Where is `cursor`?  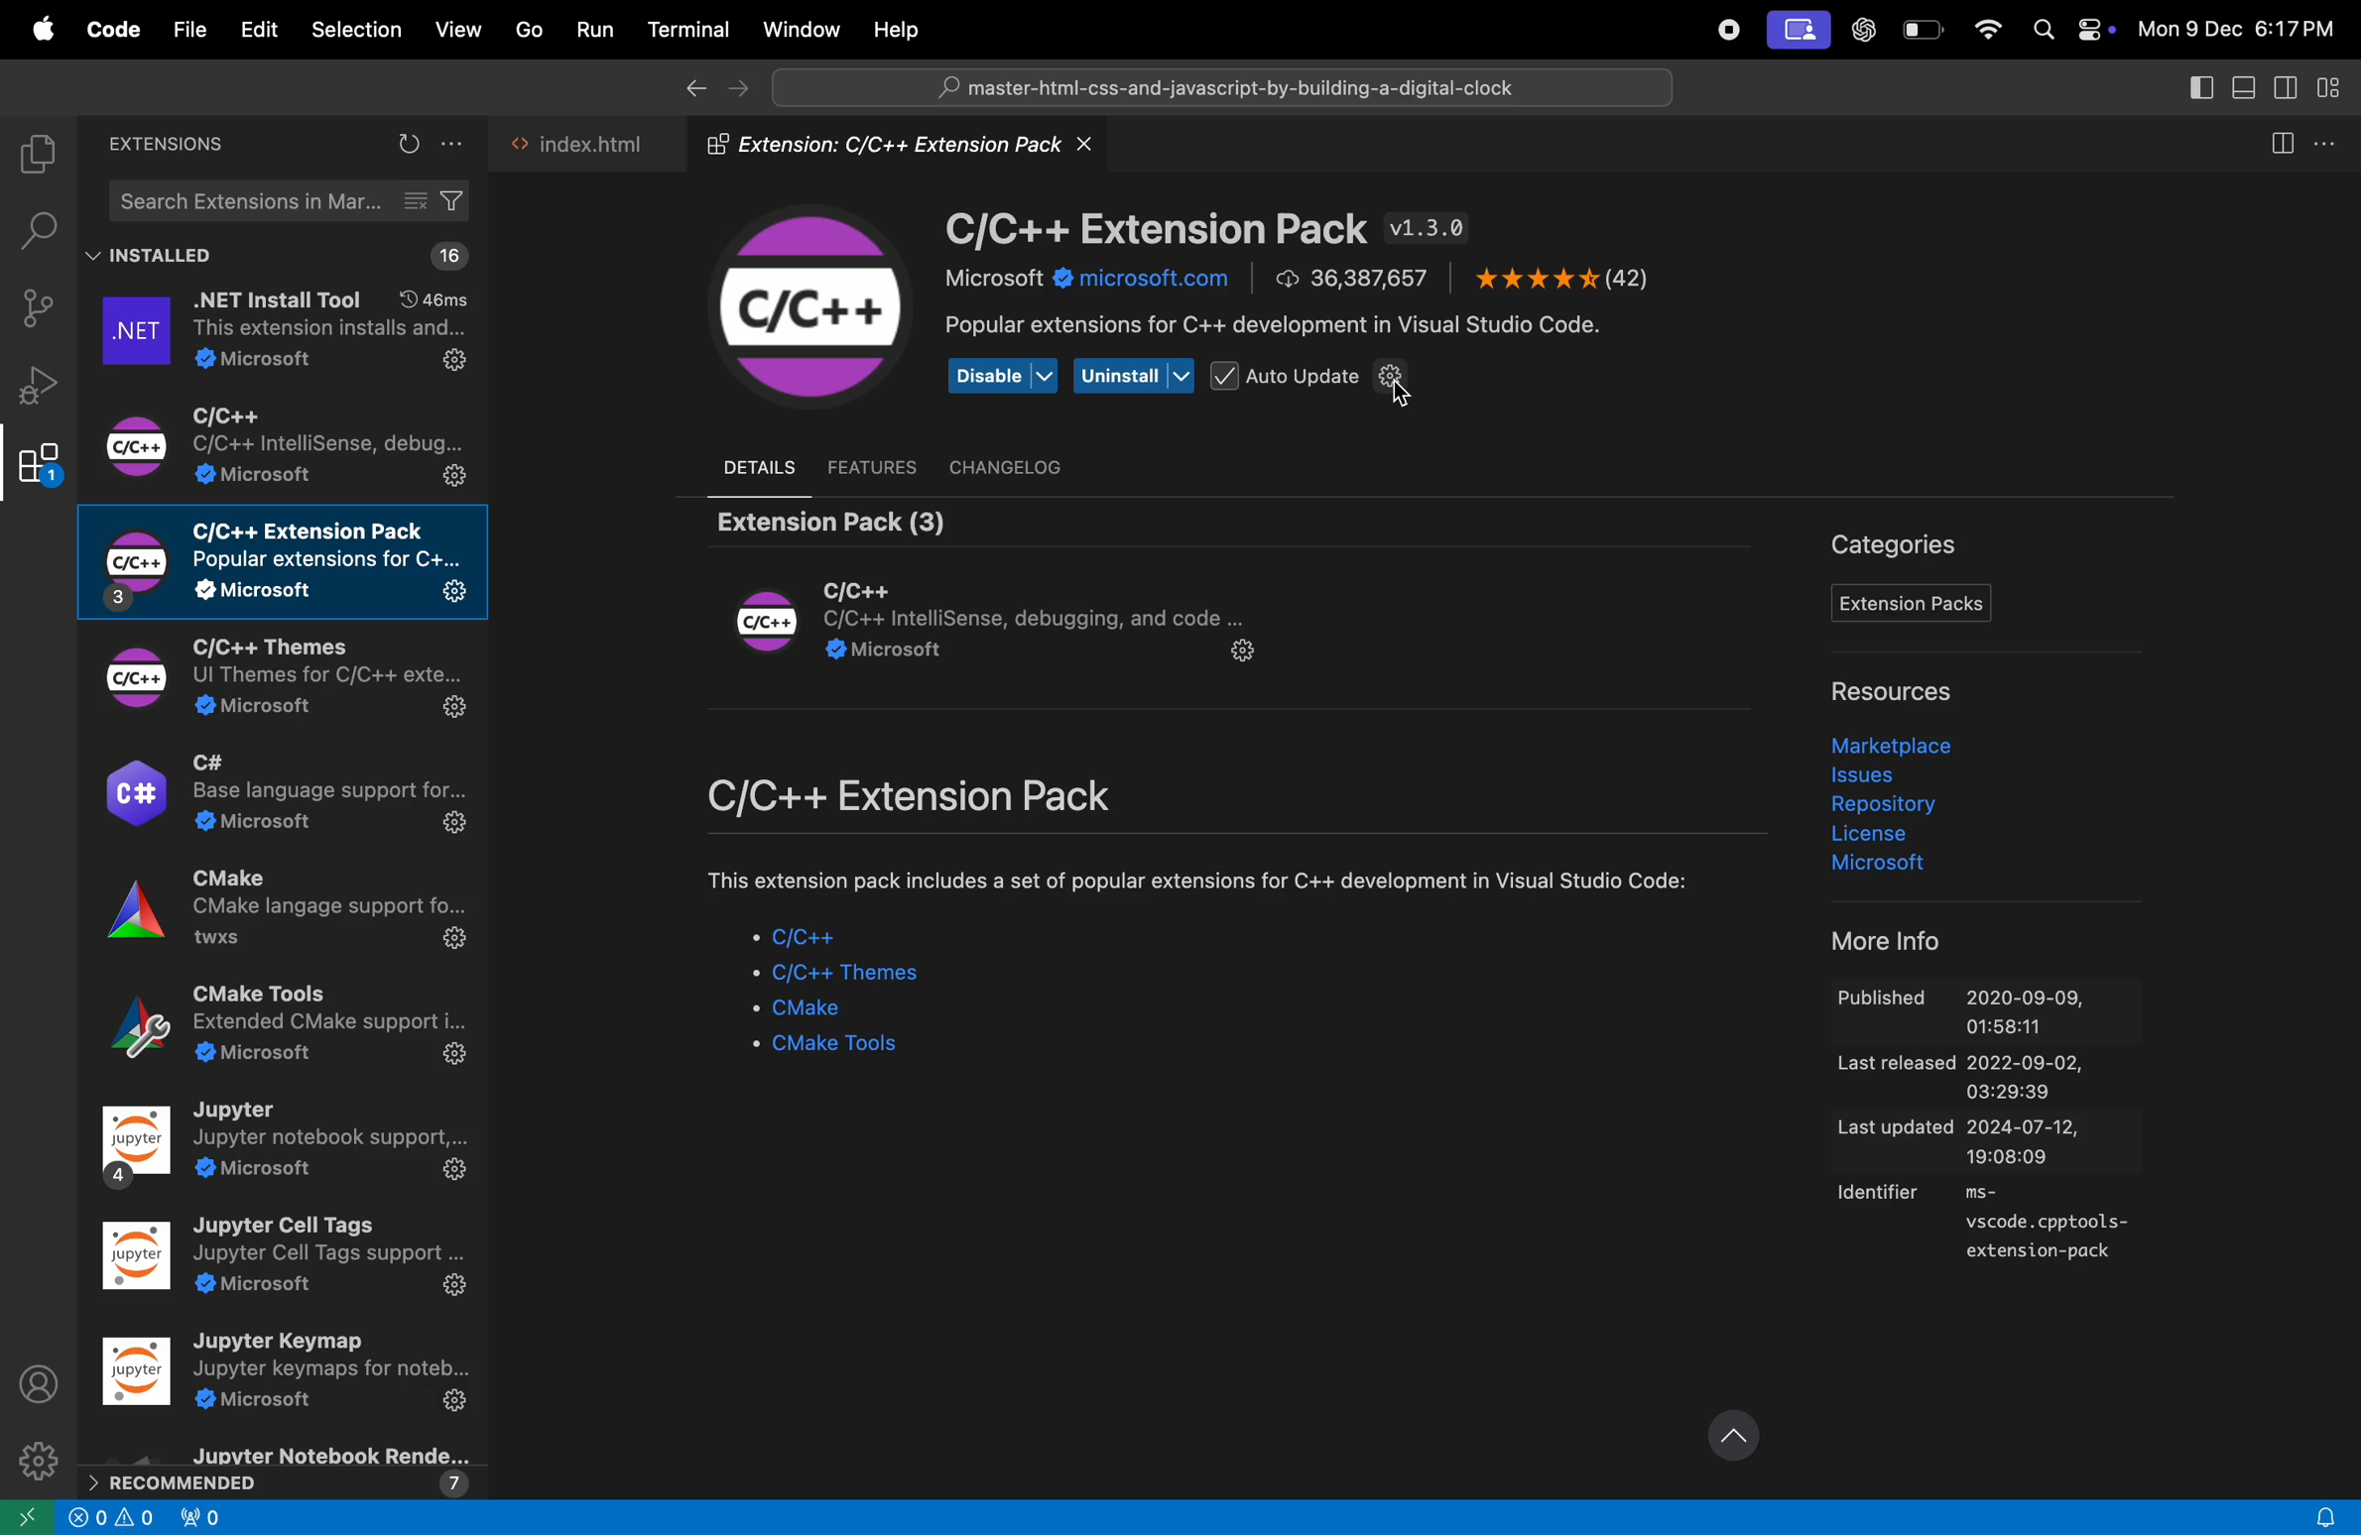 cursor is located at coordinates (1406, 401).